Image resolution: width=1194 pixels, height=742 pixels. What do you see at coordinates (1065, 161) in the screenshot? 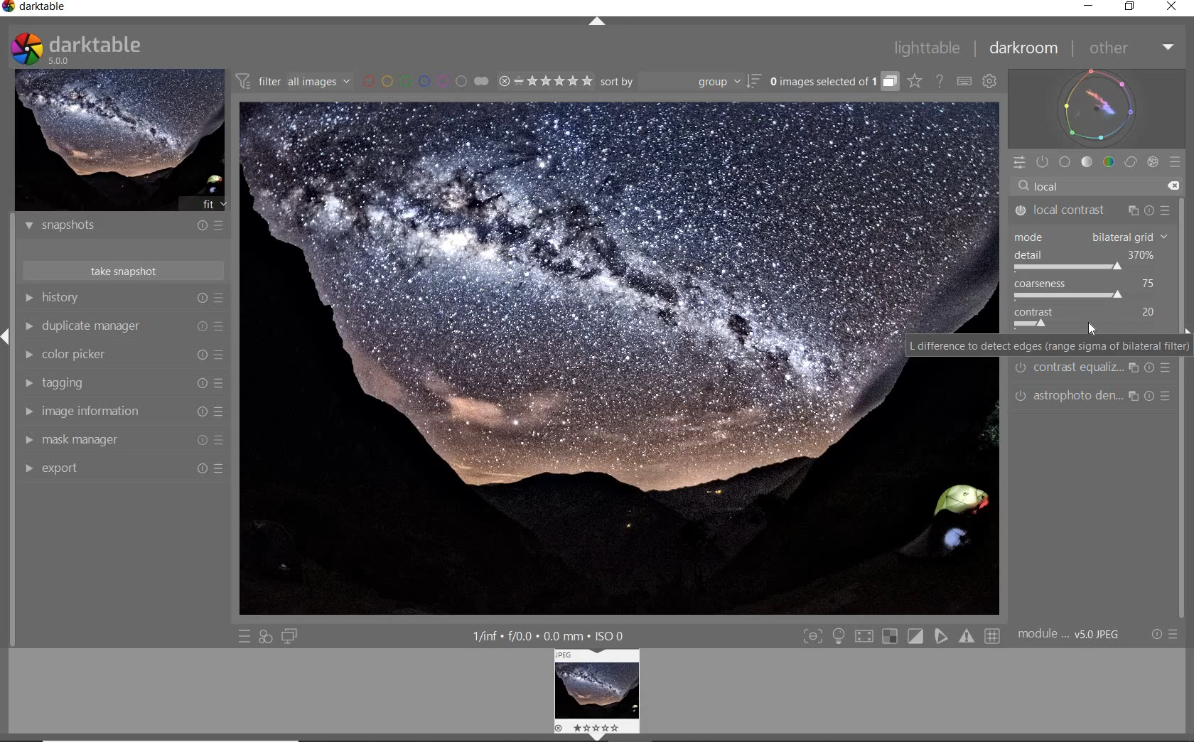
I see `BASE` at bounding box center [1065, 161].